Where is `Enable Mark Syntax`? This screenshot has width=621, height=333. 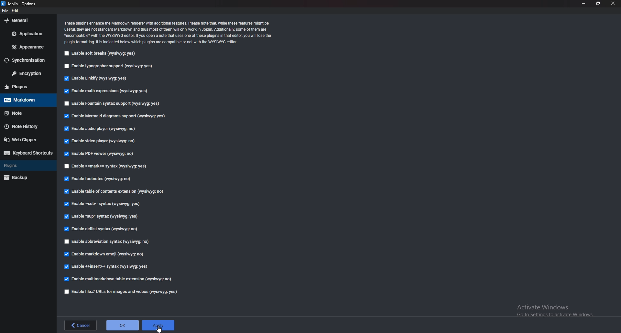 Enable Mark Syntax is located at coordinates (106, 166).